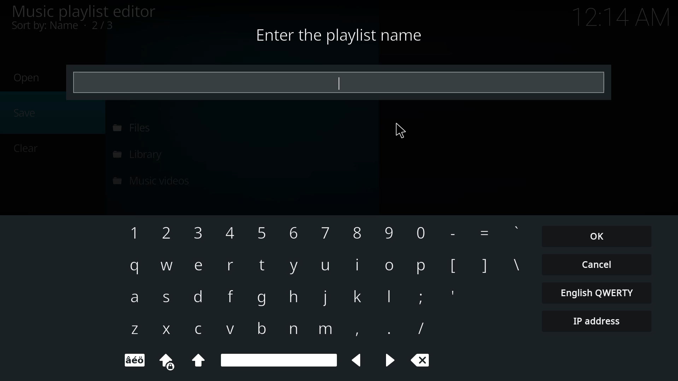 This screenshot has width=678, height=381. Describe the element at coordinates (323, 295) in the screenshot. I see `keyboard` at that location.